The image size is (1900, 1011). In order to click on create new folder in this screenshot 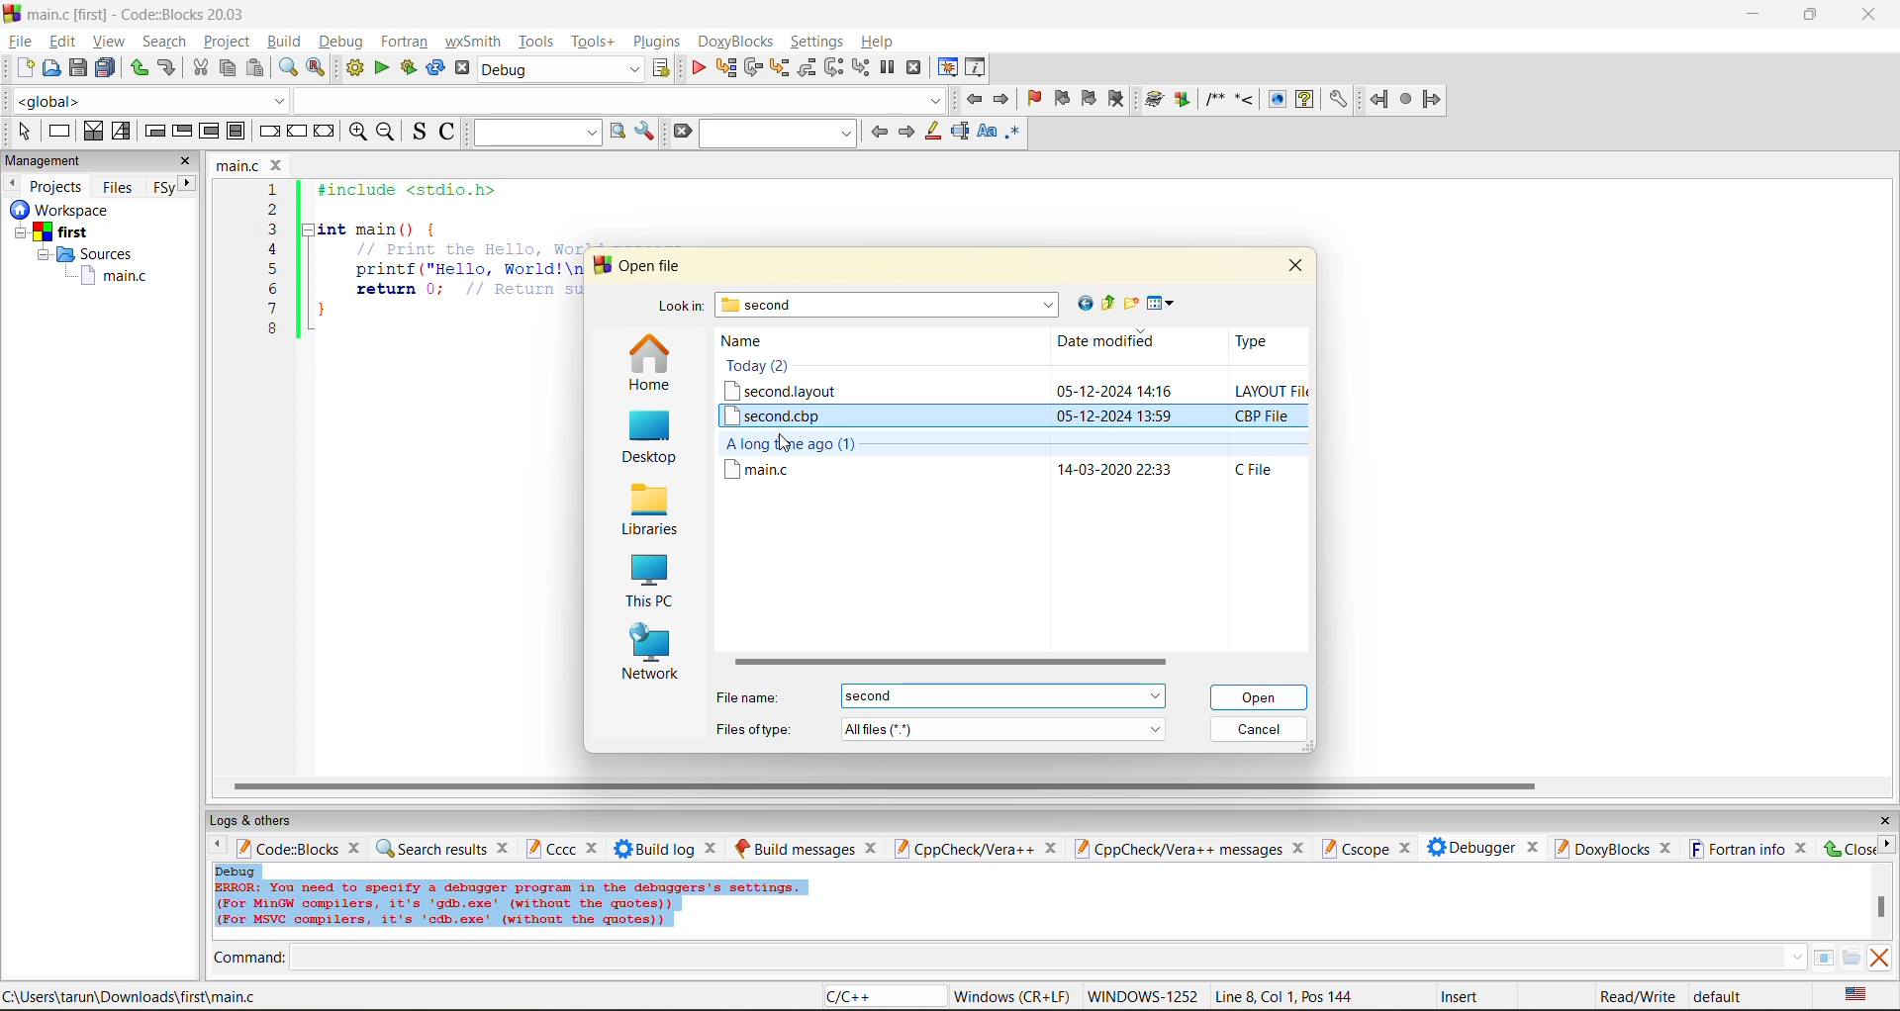, I will do `click(1133, 303)`.